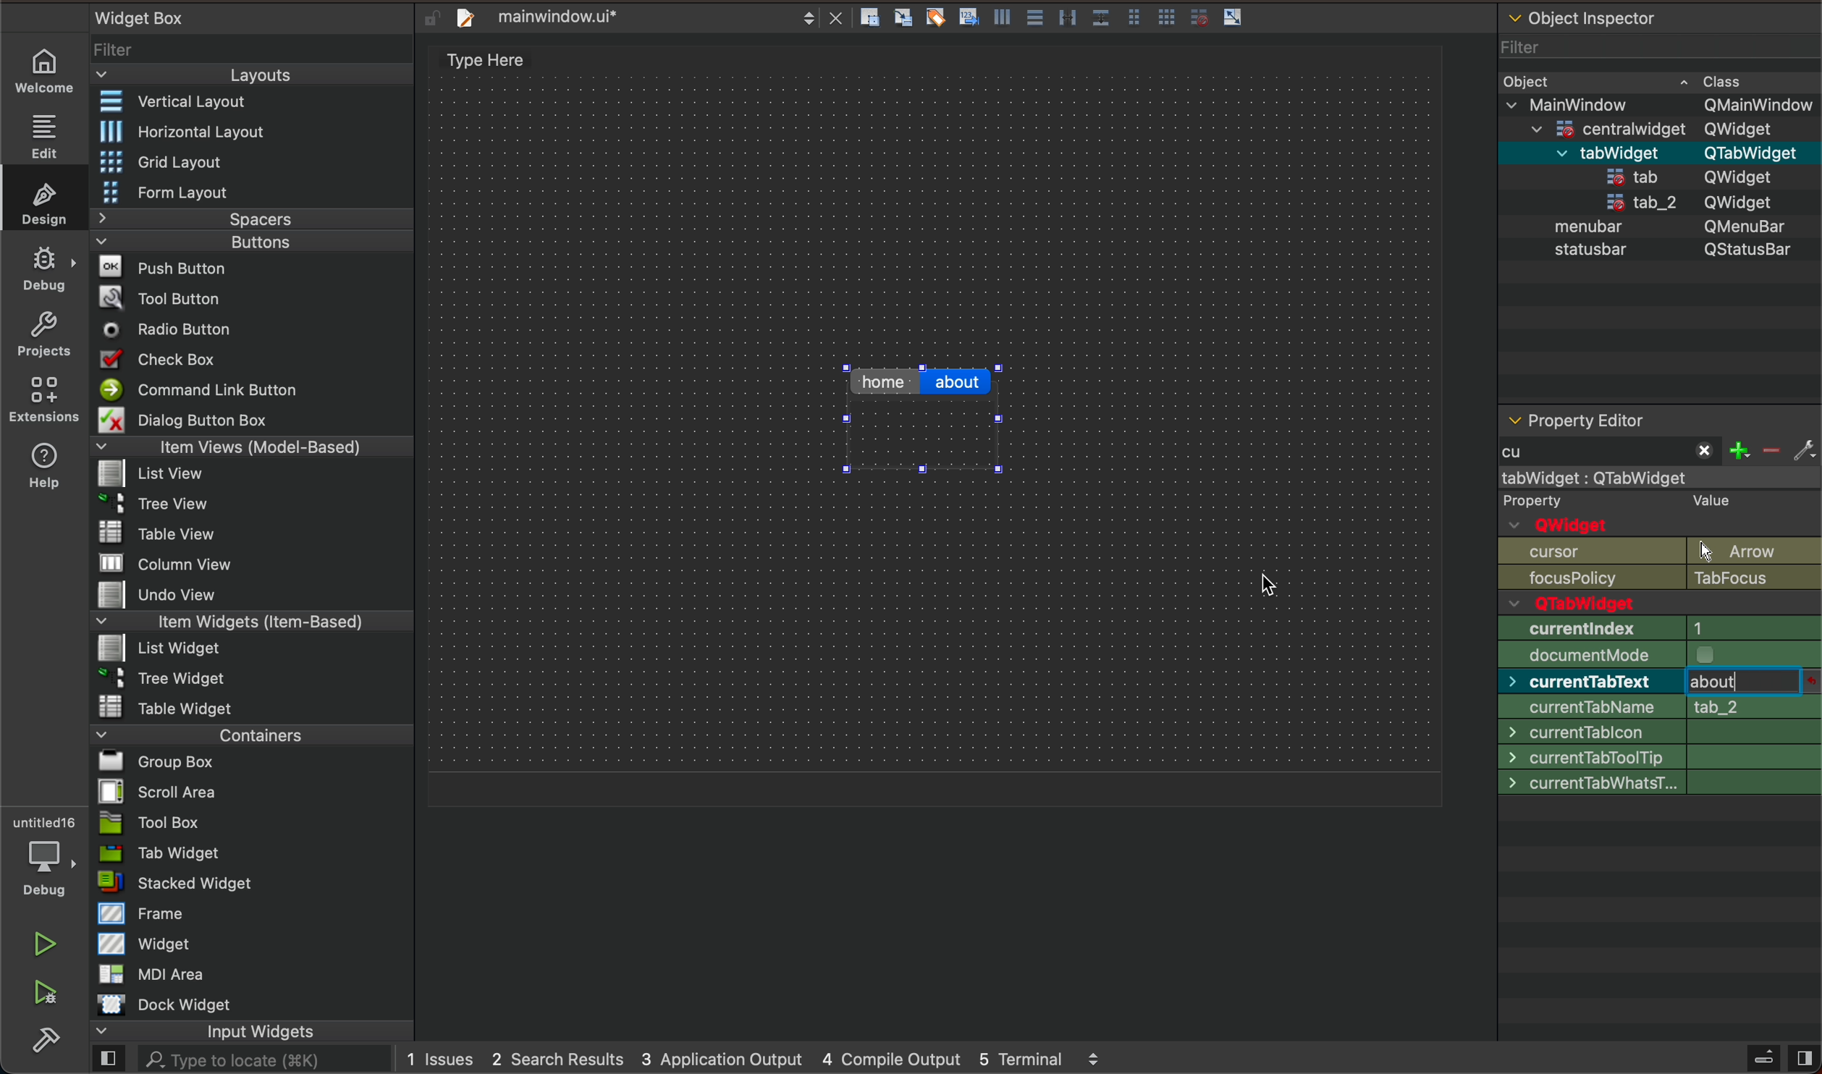 The image size is (1822, 1074). I want to click on Frame, so click(134, 913).